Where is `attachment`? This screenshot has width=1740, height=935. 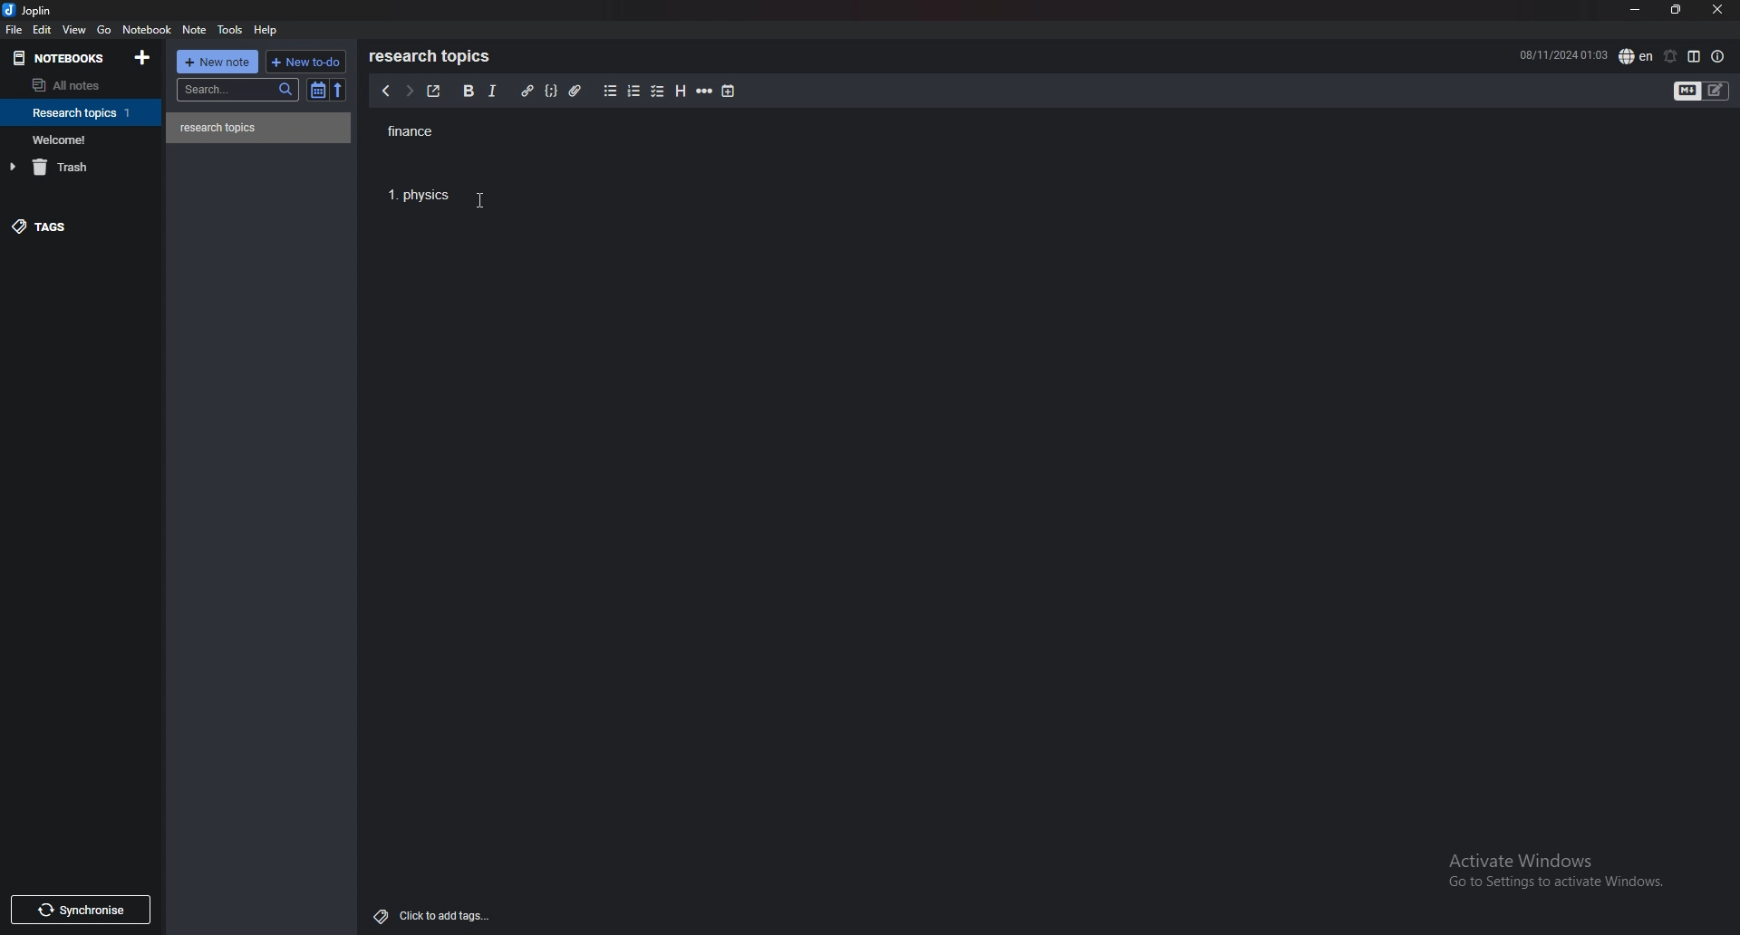 attachment is located at coordinates (575, 90).